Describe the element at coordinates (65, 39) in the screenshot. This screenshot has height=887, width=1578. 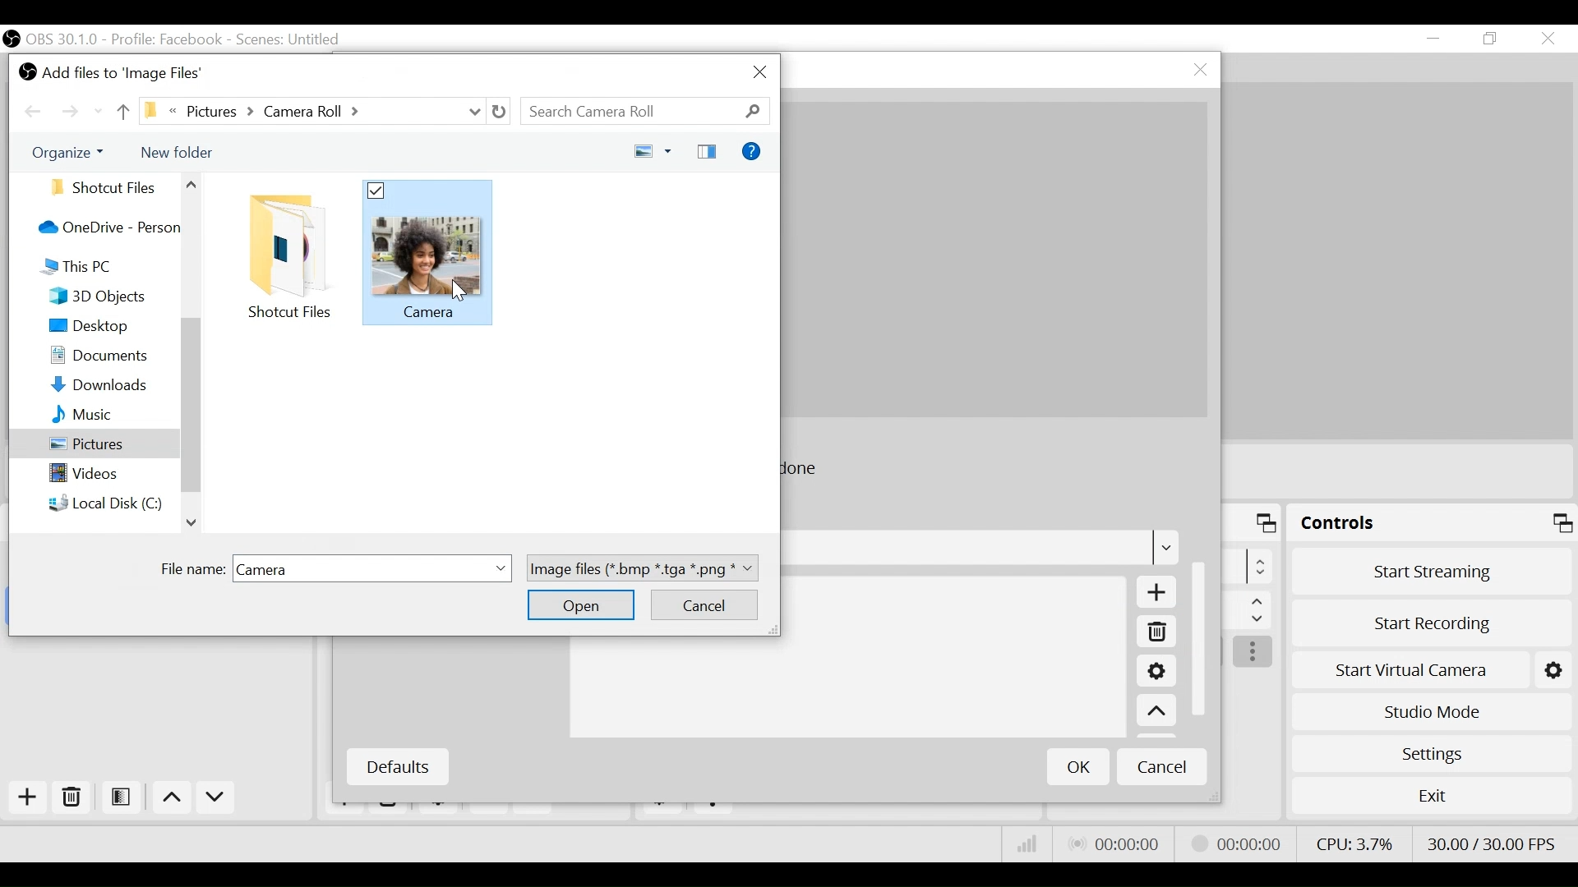
I see `OBS Version` at that location.